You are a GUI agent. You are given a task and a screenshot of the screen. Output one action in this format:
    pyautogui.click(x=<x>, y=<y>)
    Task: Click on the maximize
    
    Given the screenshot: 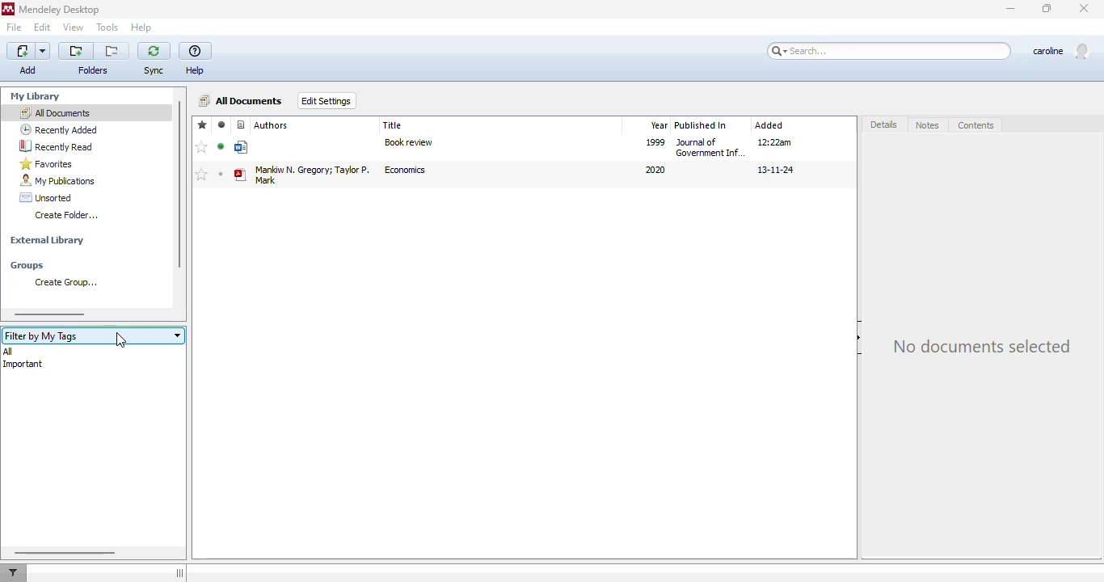 What is the action you would take?
    pyautogui.click(x=1047, y=8)
    